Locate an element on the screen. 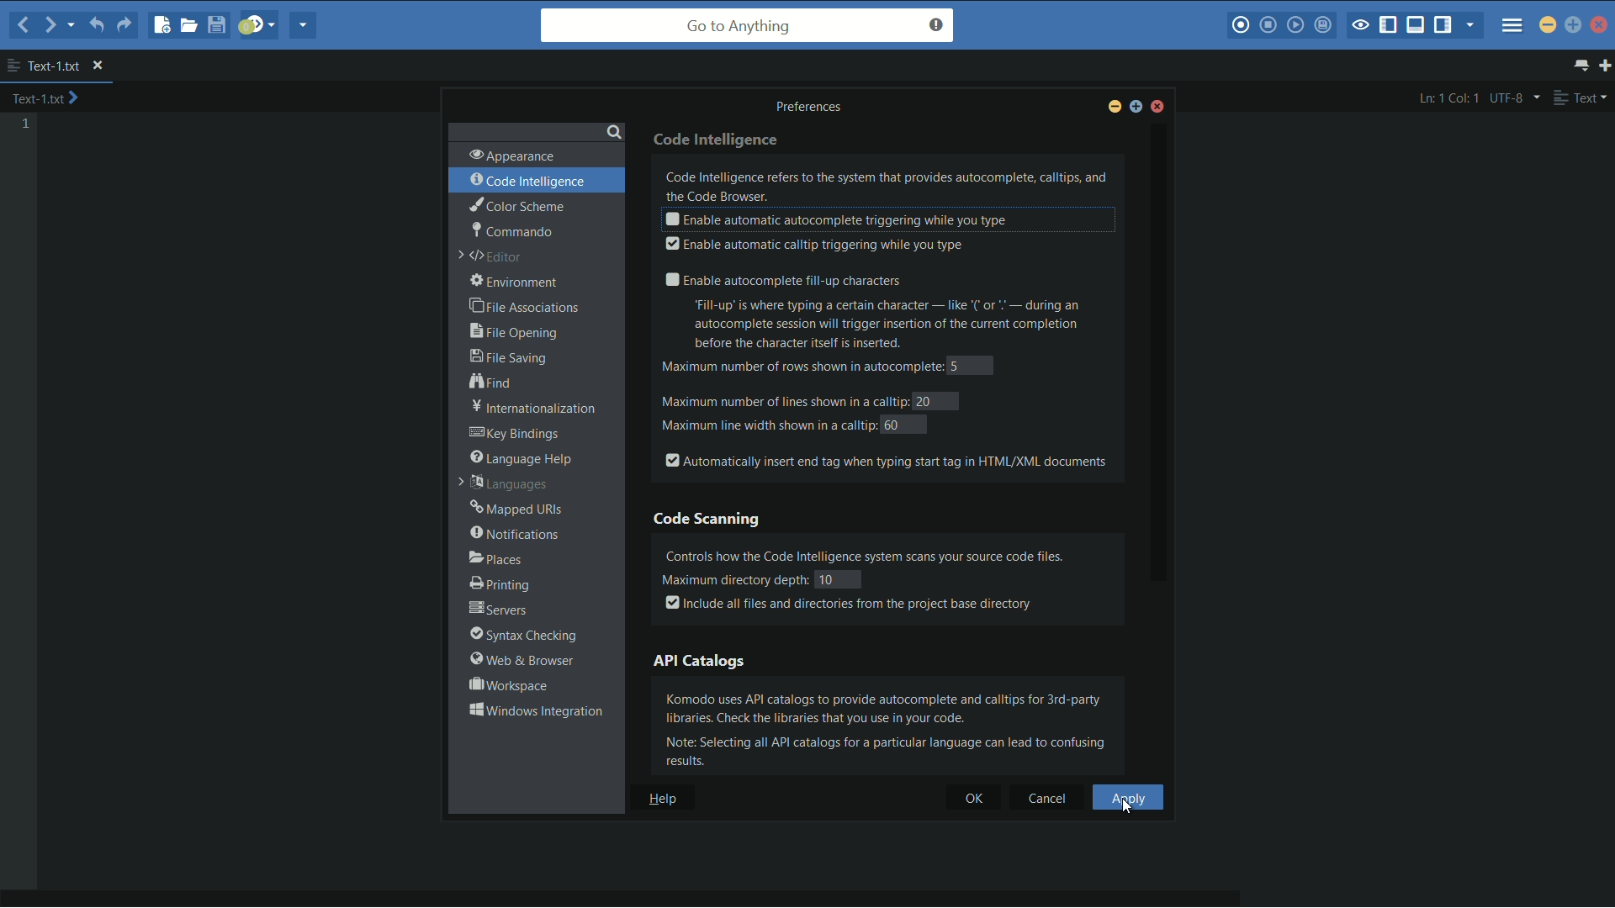 The width and height of the screenshot is (1615, 908). web and browser is located at coordinates (518, 661).